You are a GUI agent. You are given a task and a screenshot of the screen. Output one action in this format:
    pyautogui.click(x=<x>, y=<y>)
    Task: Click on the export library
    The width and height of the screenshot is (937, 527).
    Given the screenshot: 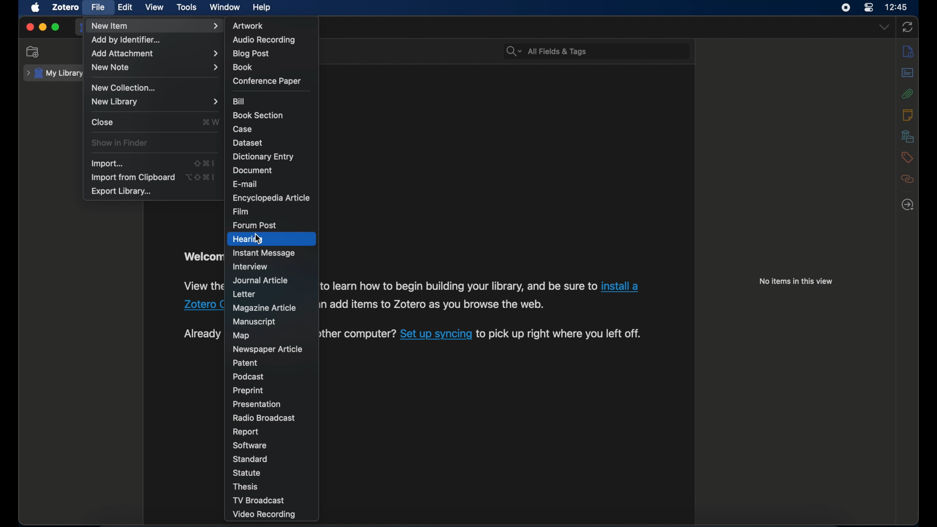 What is the action you would take?
    pyautogui.click(x=122, y=192)
    